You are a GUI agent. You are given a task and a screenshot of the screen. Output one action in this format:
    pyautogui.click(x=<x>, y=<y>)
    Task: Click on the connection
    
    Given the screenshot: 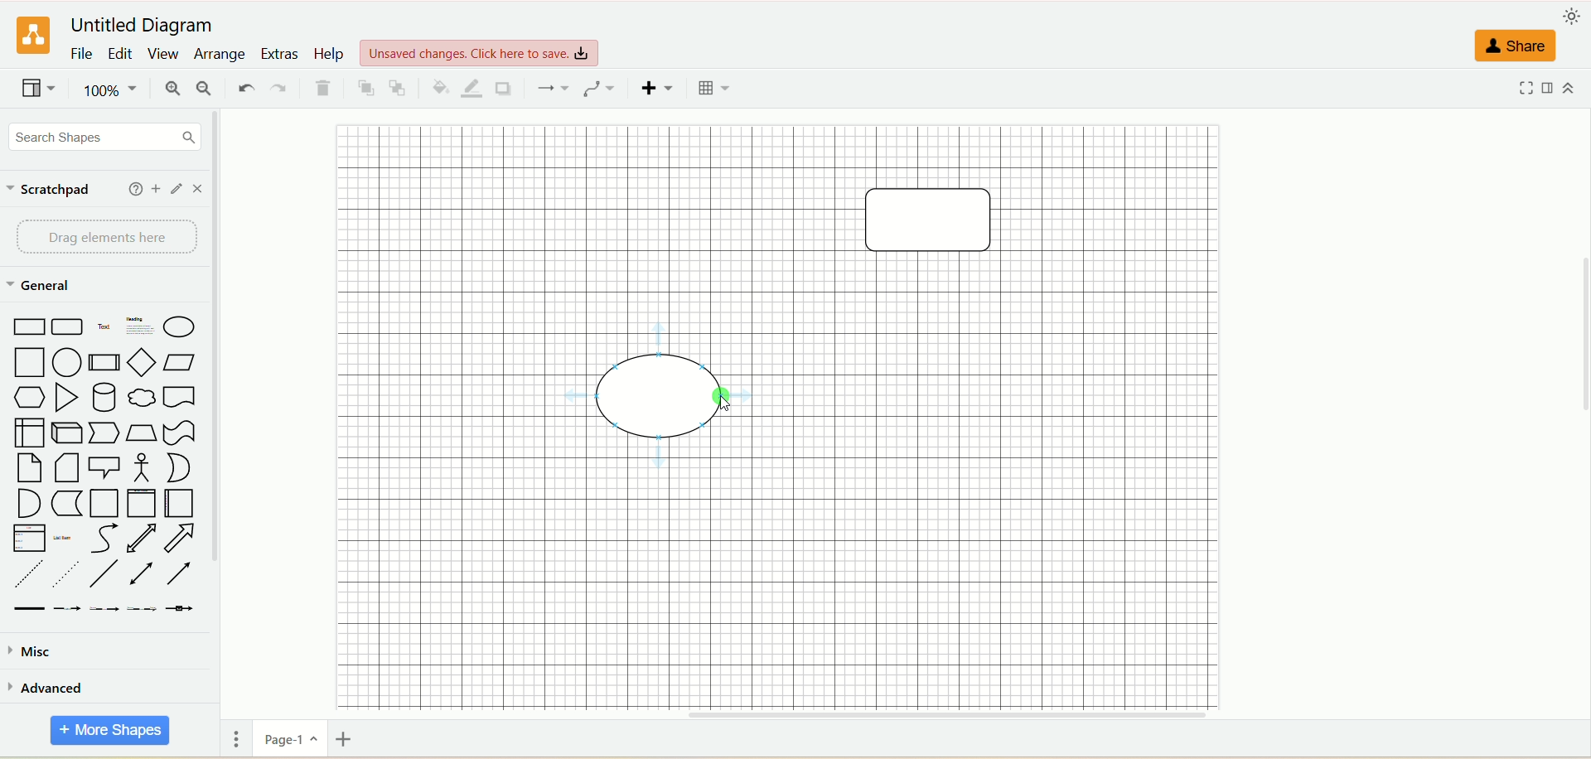 What is the action you would take?
    pyautogui.click(x=551, y=87)
    